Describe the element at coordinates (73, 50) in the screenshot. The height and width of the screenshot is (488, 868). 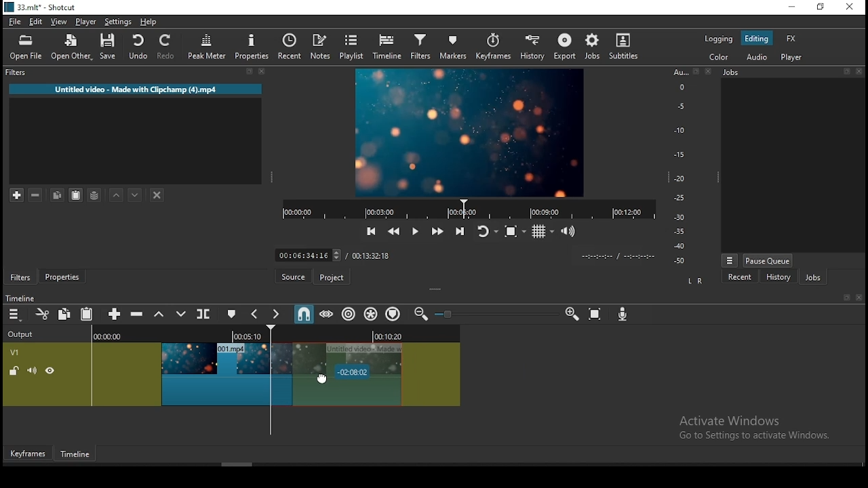
I see `open other` at that location.